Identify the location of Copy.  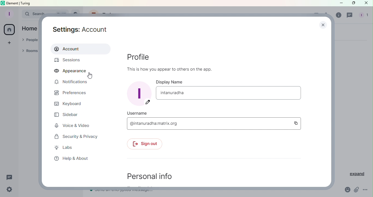
(297, 123).